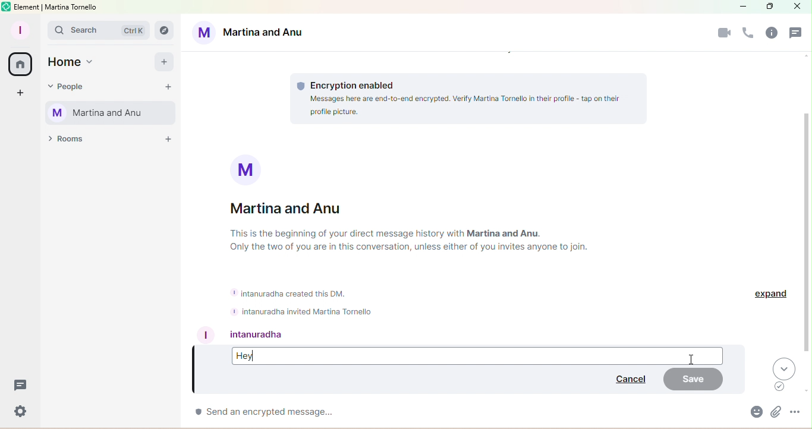 The width and height of the screenshot is (812, 429). What do you see at coordinates (113, 113) in the screenshot?
I see `Martina Tornello` at bounding box center [113, 113].